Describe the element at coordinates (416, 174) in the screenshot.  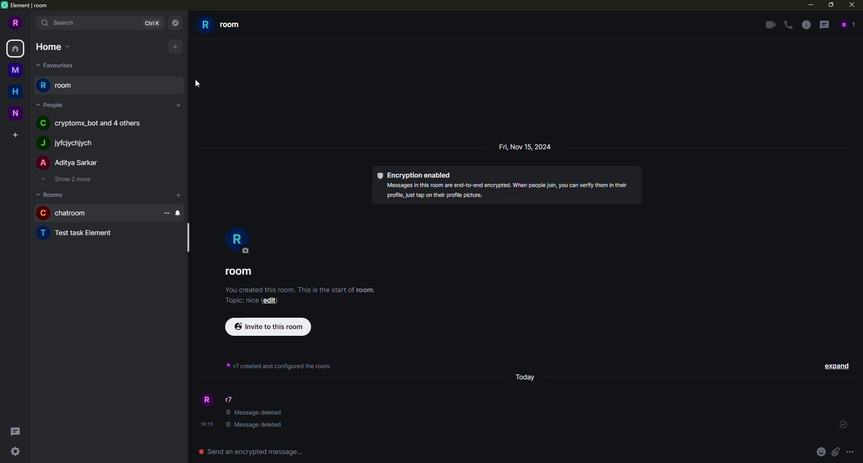
I see `encryption enabled` at that location.